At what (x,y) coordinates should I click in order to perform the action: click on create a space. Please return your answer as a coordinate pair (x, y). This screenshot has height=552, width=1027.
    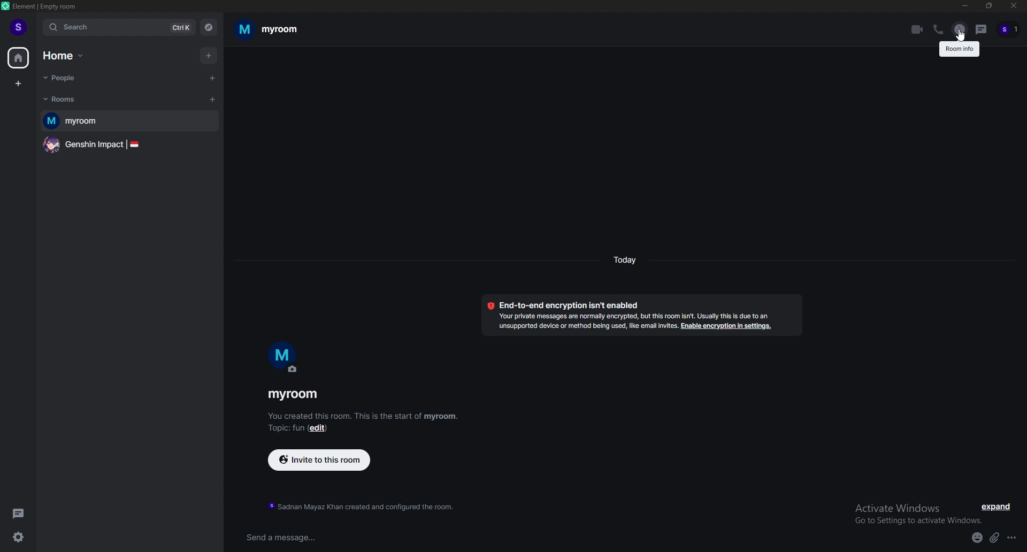
    Looking at the image, I should click on (17, 85).